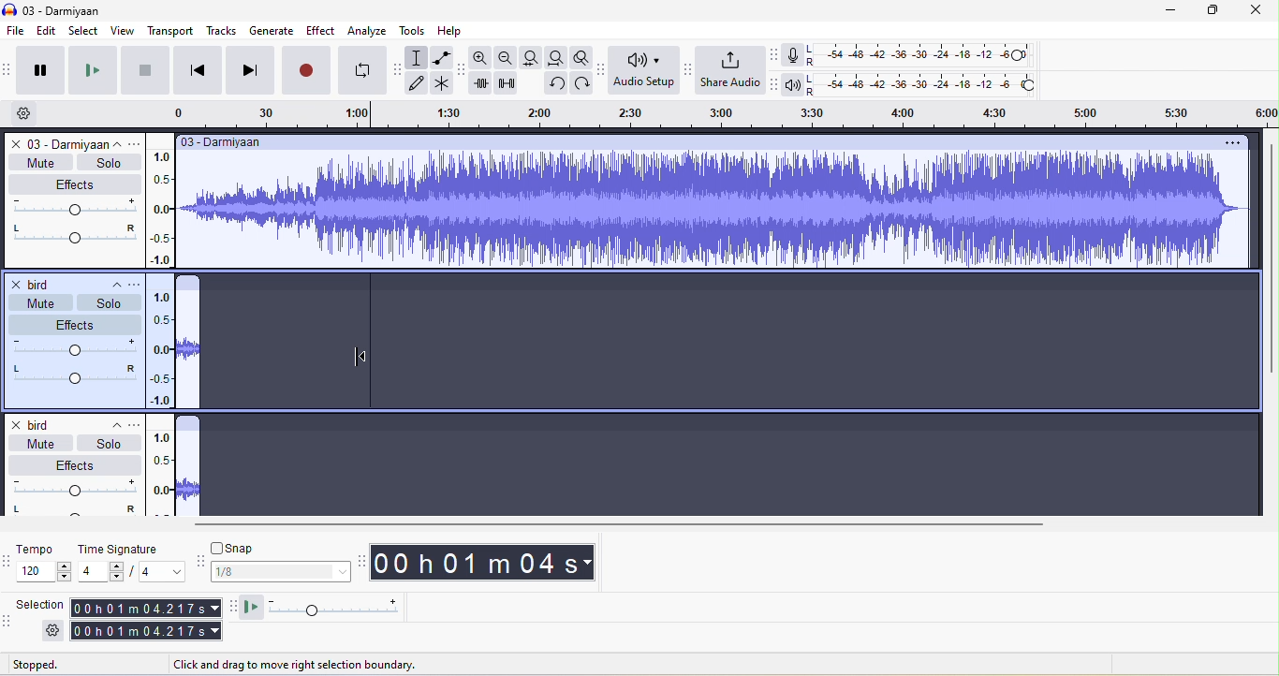  Describe the element at coordinates (109, 443) in the screenshot. I see `solo` at that location.